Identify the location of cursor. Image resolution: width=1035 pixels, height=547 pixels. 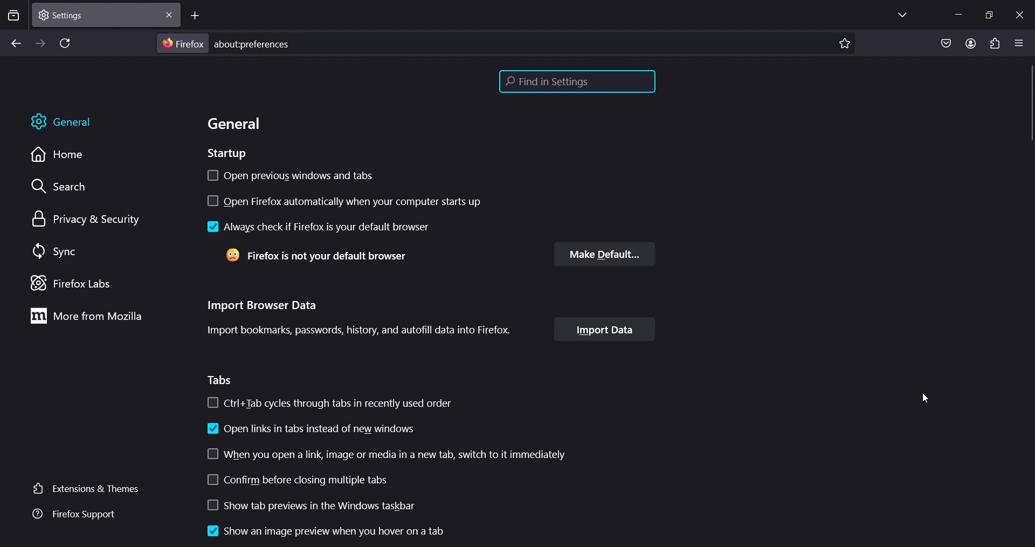
(927, 396).